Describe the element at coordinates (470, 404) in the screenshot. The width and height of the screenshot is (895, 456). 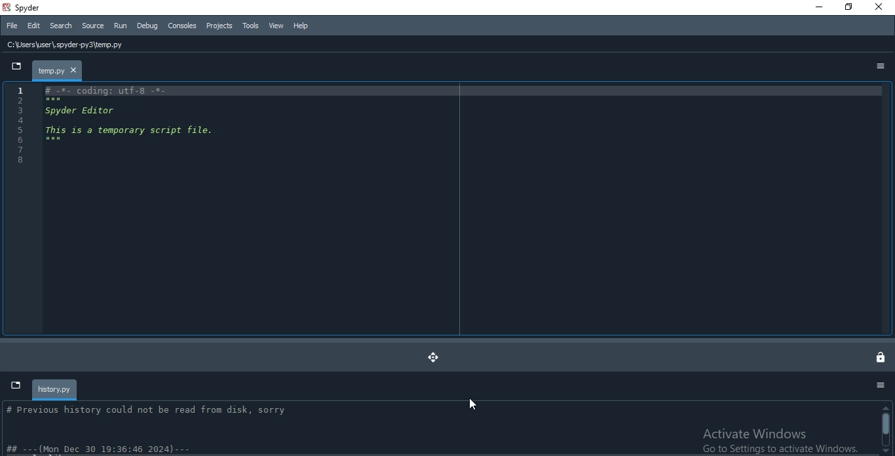
I see `cursor` at that location.